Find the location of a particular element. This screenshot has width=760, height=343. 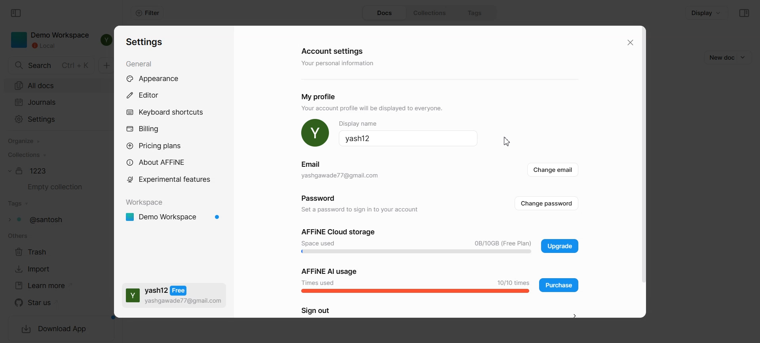

Close is located at coordinates (629, 43).